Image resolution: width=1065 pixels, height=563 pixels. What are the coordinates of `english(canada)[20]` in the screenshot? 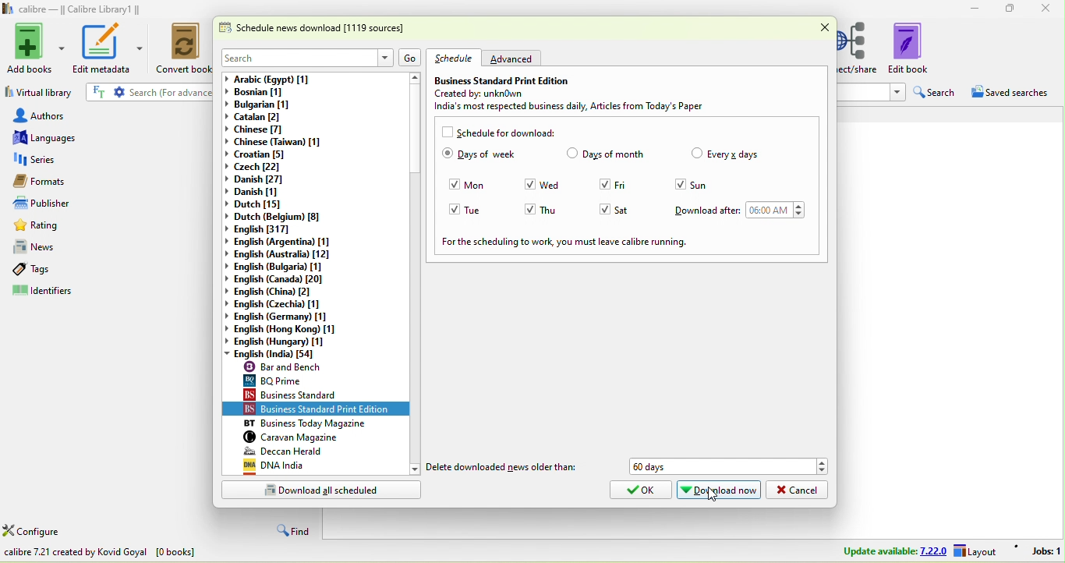 It's located at (281, 279).